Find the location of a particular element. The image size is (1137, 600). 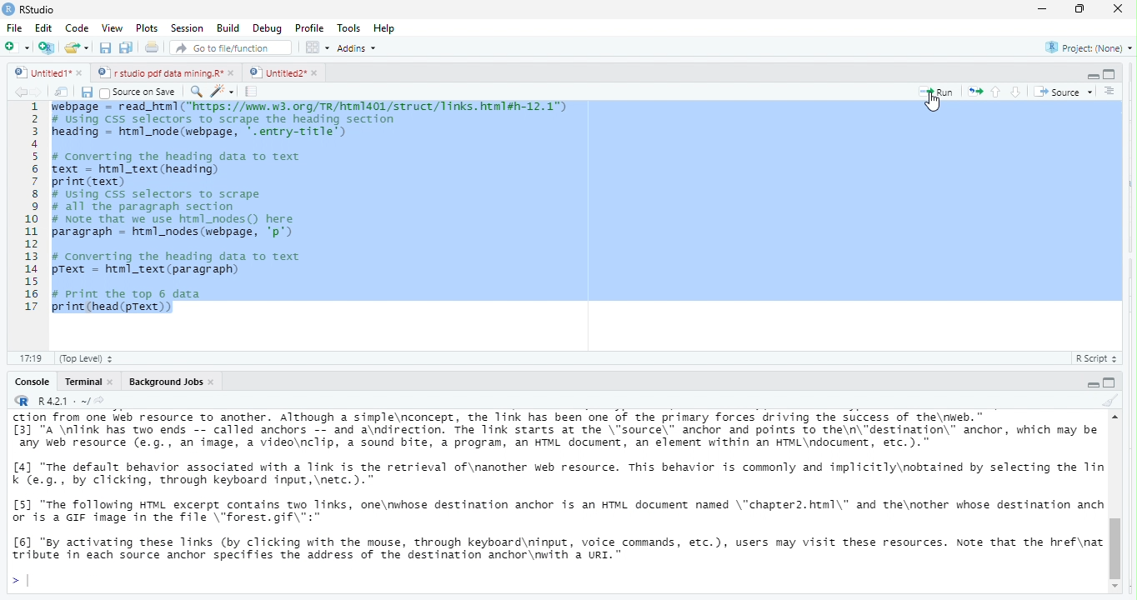

close is located at coordinates (82, 74).